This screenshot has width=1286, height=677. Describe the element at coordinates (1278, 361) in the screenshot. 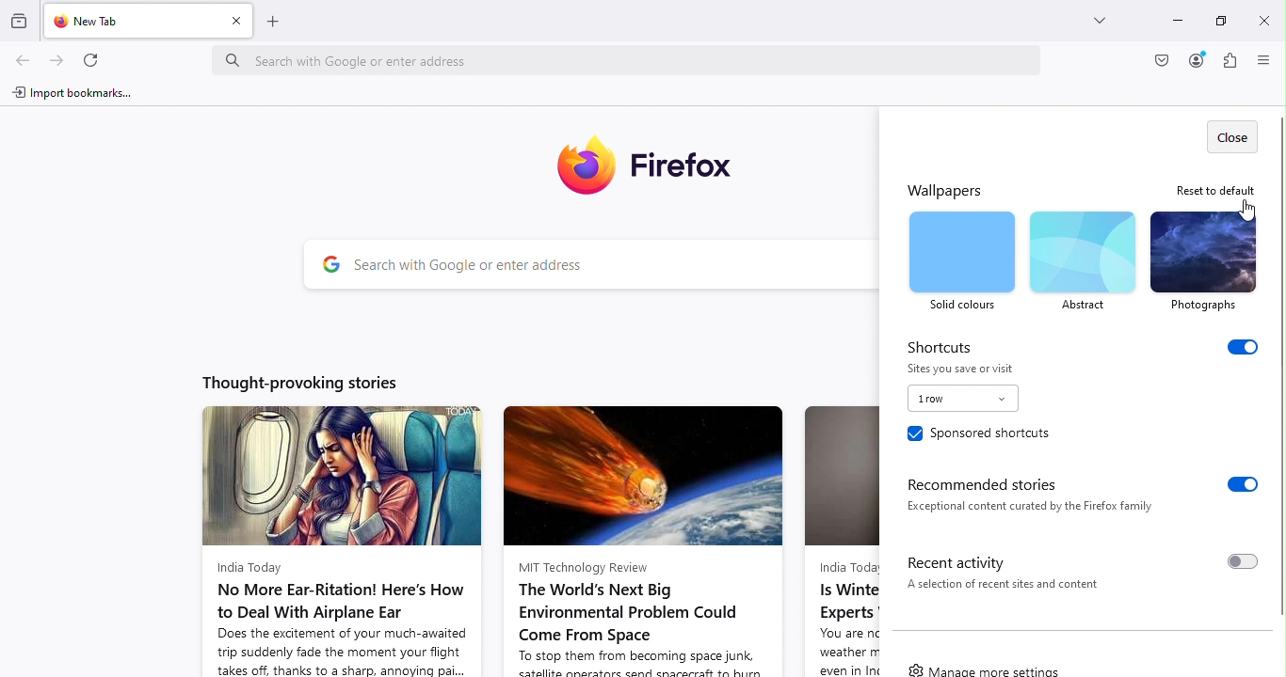

I see `Scroll bar` at that location.